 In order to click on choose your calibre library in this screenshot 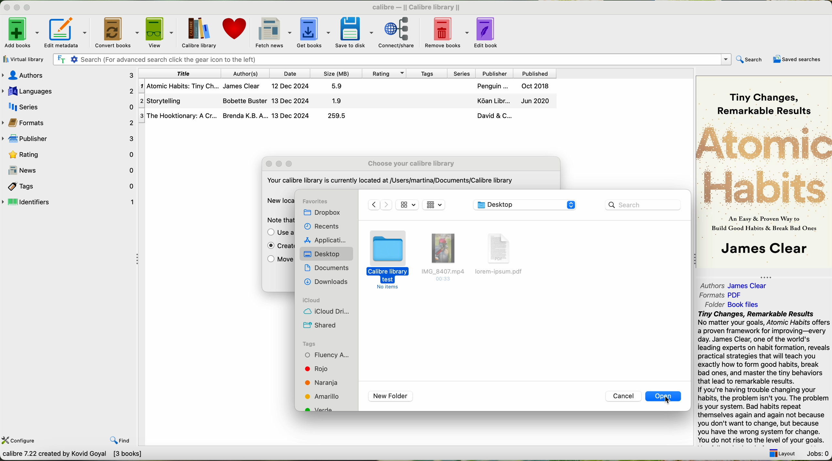, I will do `click(411, 164)`.